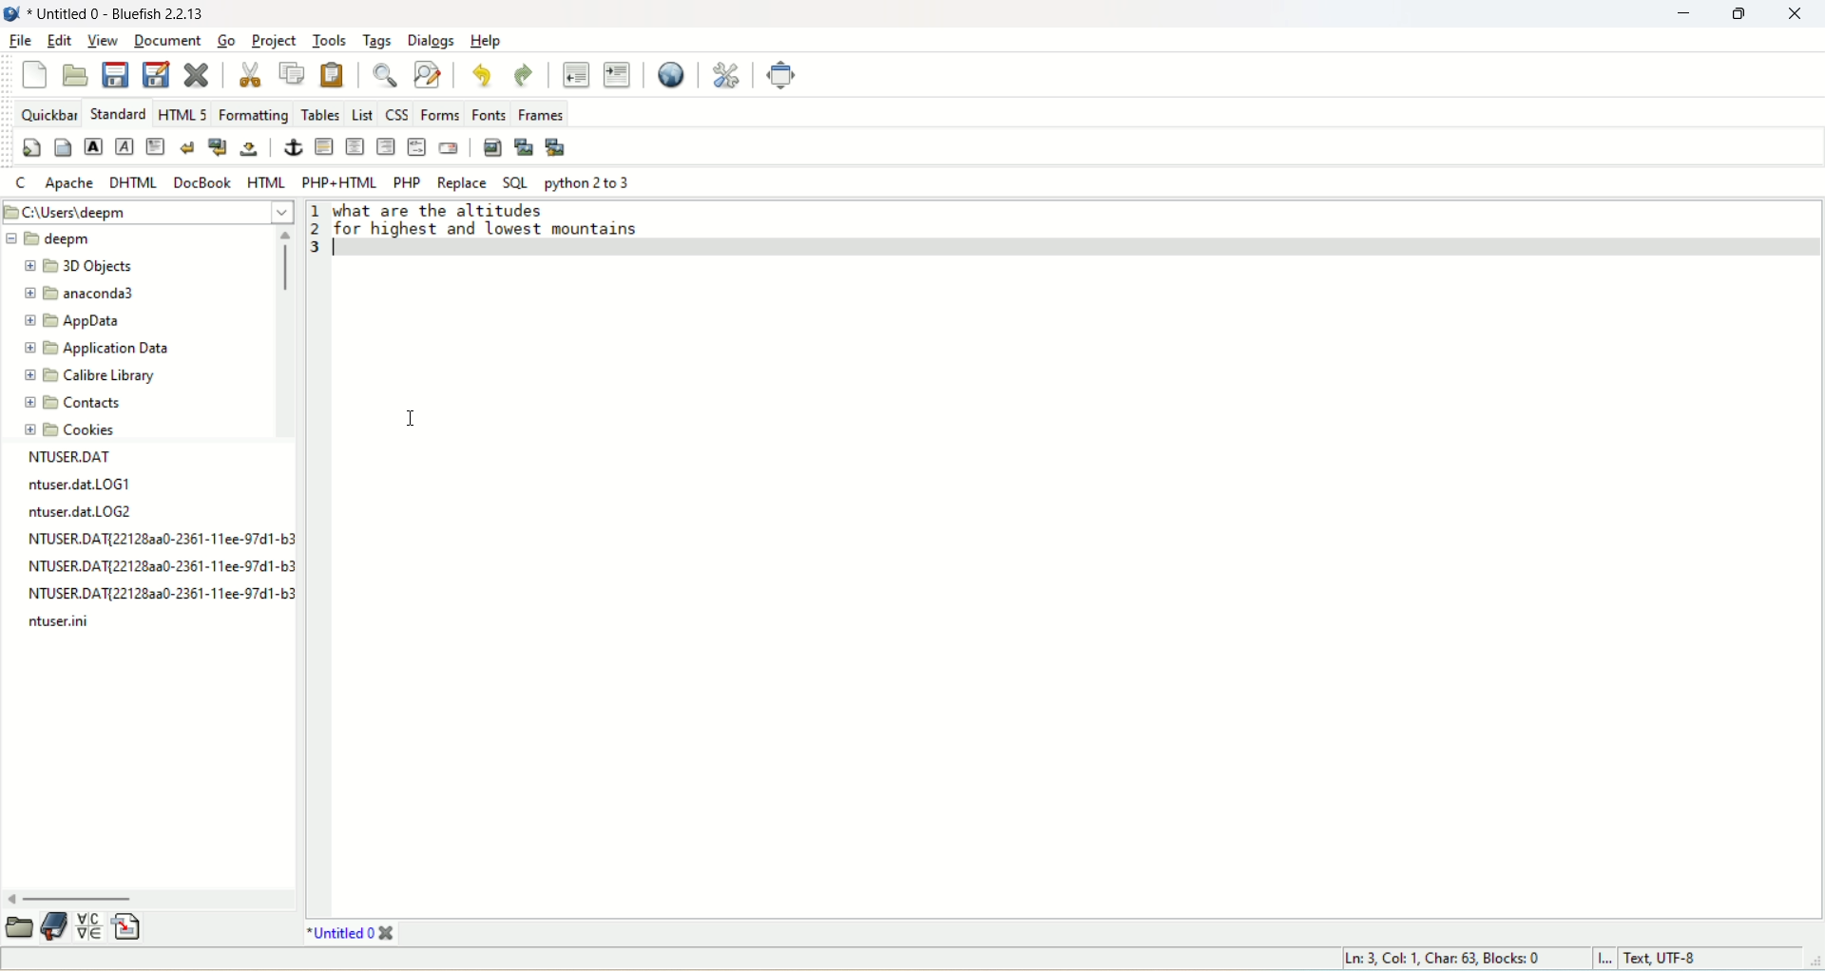 Image resolution: width=1825 pixels, height=971 pixels. I want to click on document, so click(169, 42).